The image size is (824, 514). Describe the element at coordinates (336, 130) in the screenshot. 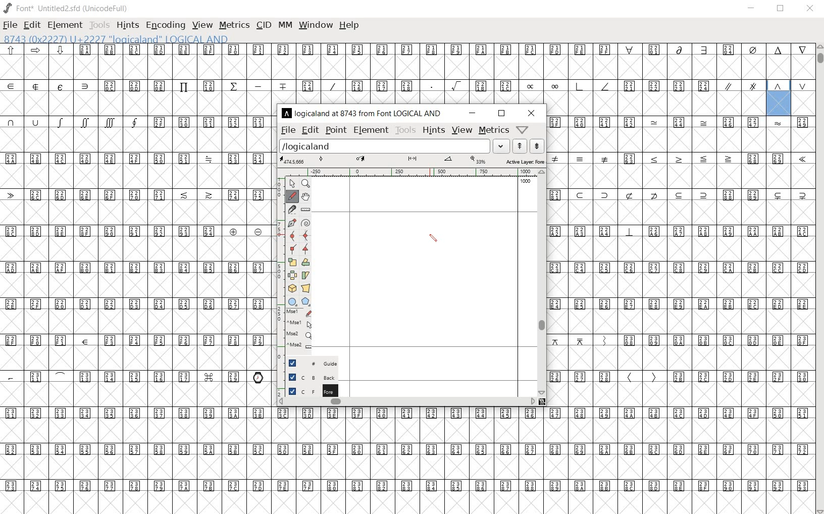

I see `point` at that location.